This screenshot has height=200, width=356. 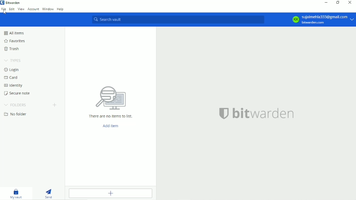 I want to click on Close, so click(x=350, y=3).